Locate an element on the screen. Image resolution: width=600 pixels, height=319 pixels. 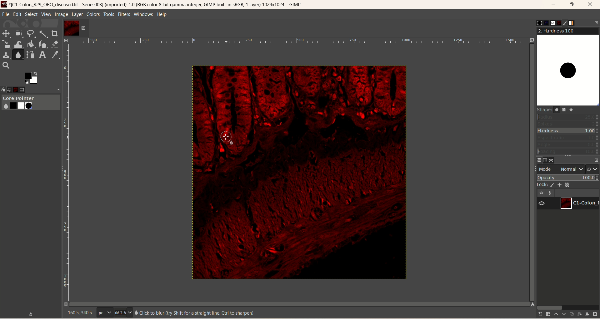
scale bar is located at coordinates (299, 42).